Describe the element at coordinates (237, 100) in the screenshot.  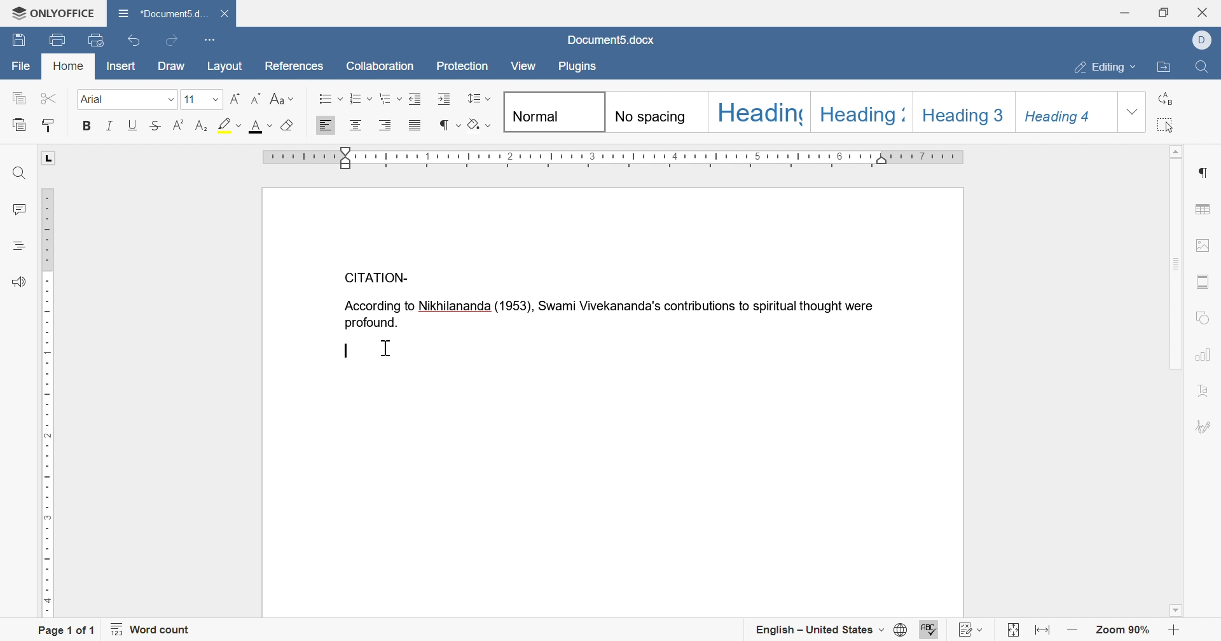
I see `increment font size` at that location.